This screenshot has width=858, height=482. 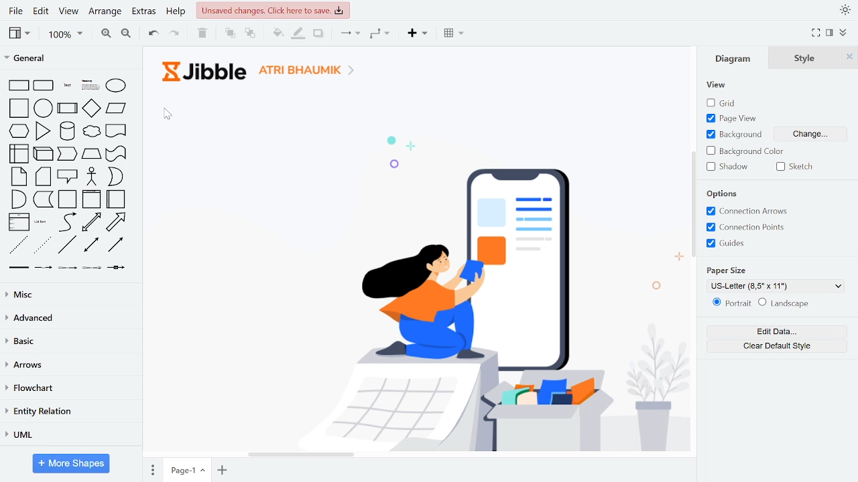 I want to click on arrows, so click(x=70, y=366).